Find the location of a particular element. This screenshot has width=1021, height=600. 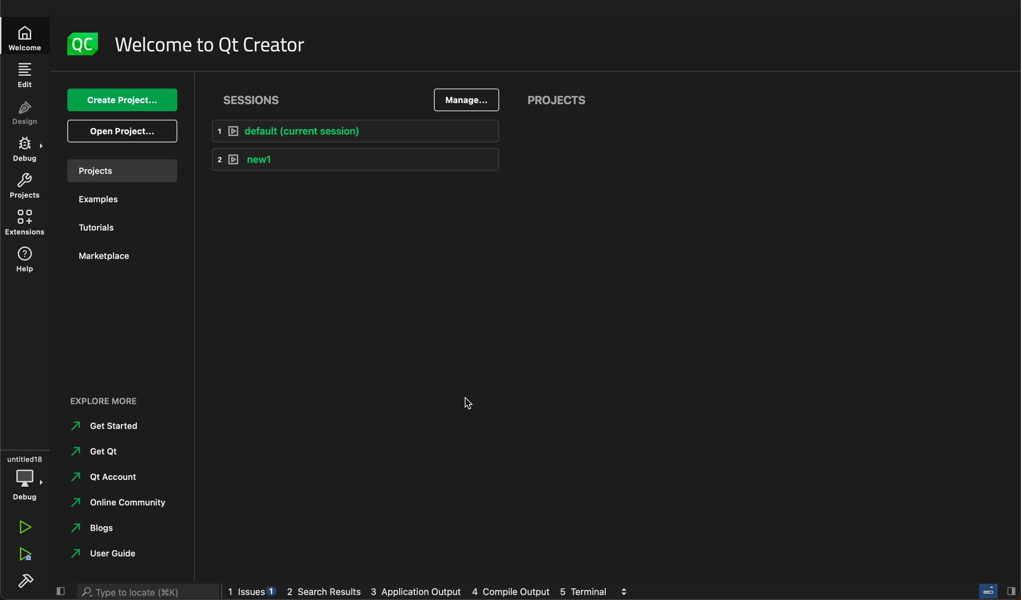

project is located at coordinates (24, 188).